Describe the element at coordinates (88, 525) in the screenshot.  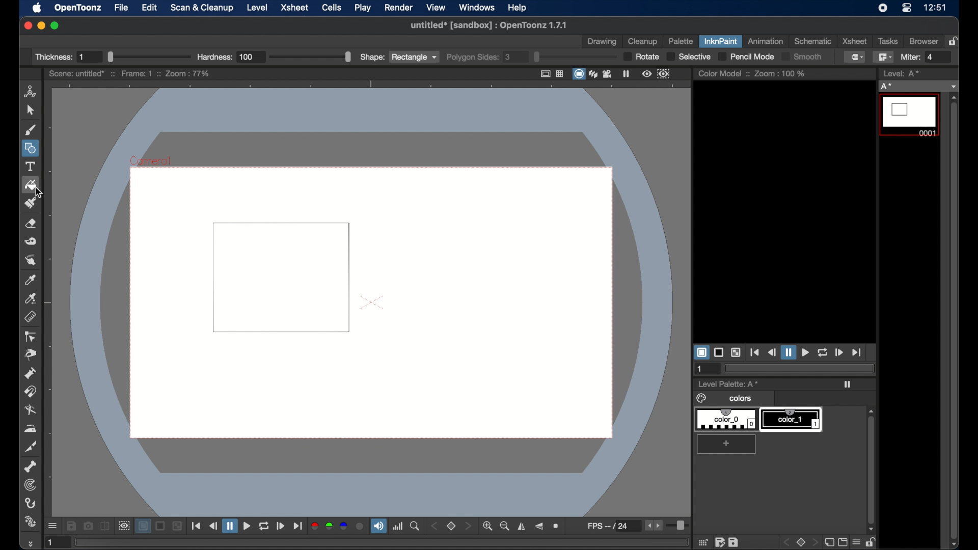
I see `snapshot` at that location.